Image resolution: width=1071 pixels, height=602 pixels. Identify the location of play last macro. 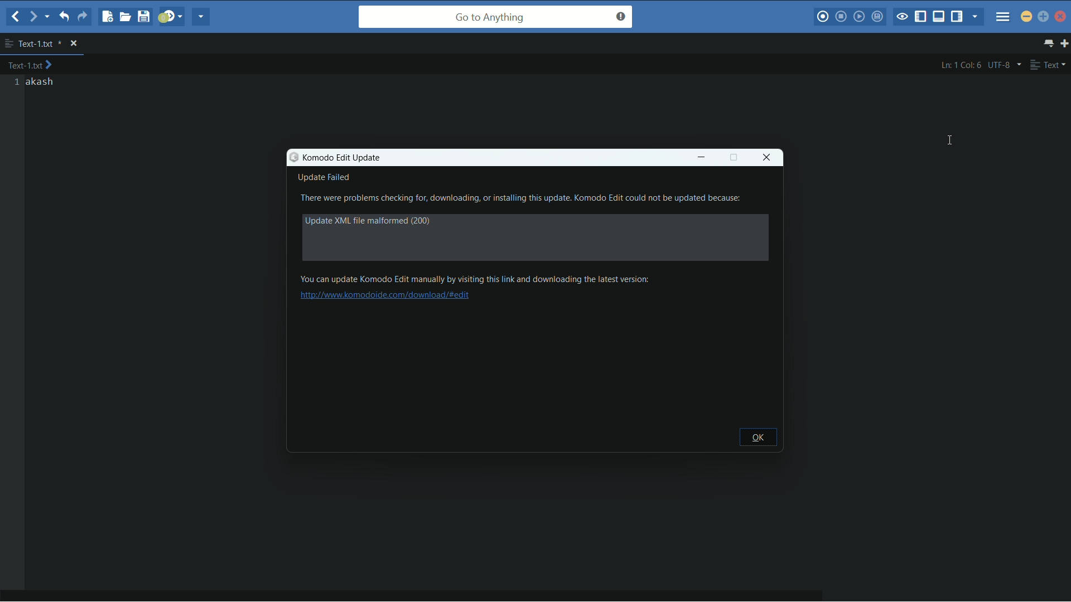
(861, 16).